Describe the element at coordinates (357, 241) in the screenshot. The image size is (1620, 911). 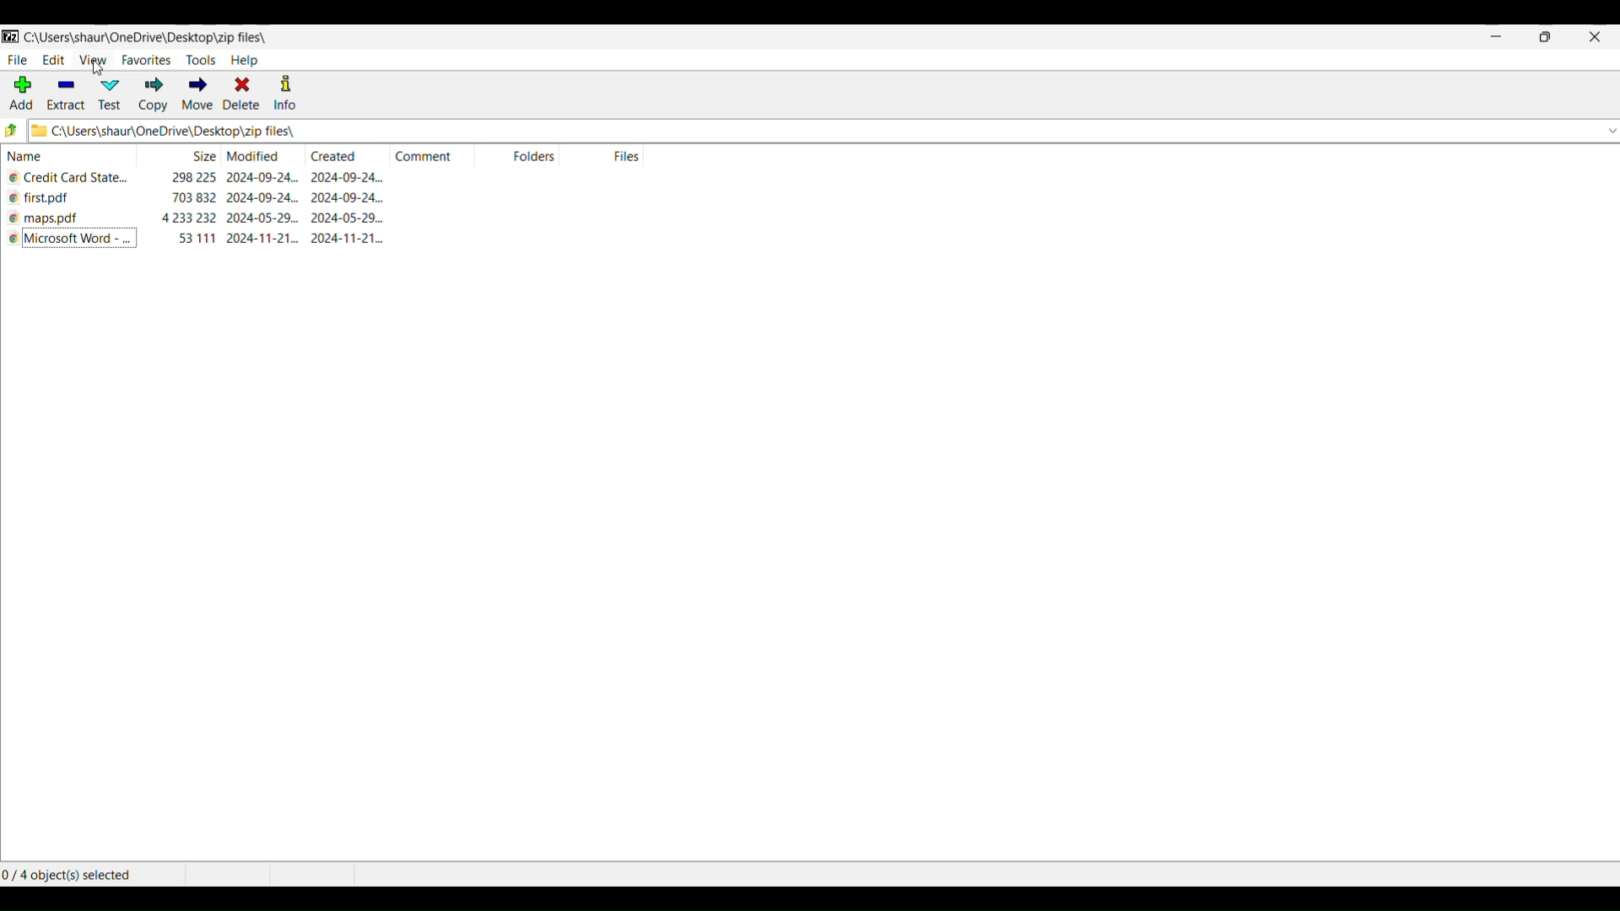
I see `creation date` at that location.